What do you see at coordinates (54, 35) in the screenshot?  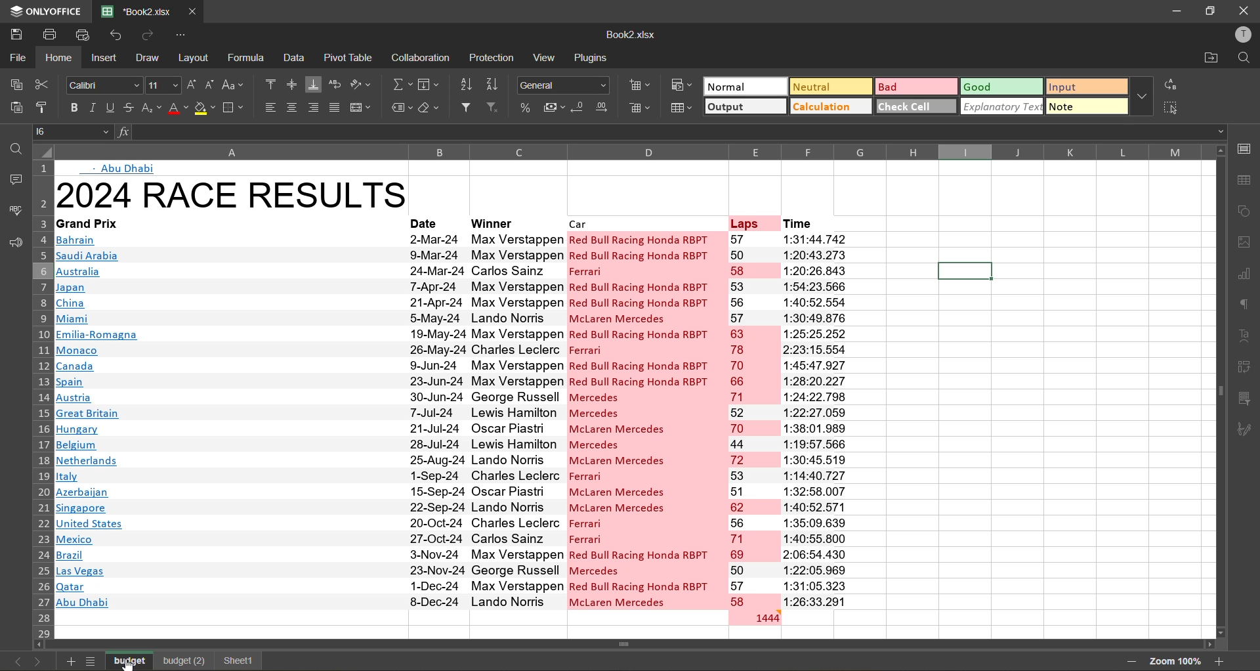 I see `print` at bounding box center [54, 35].